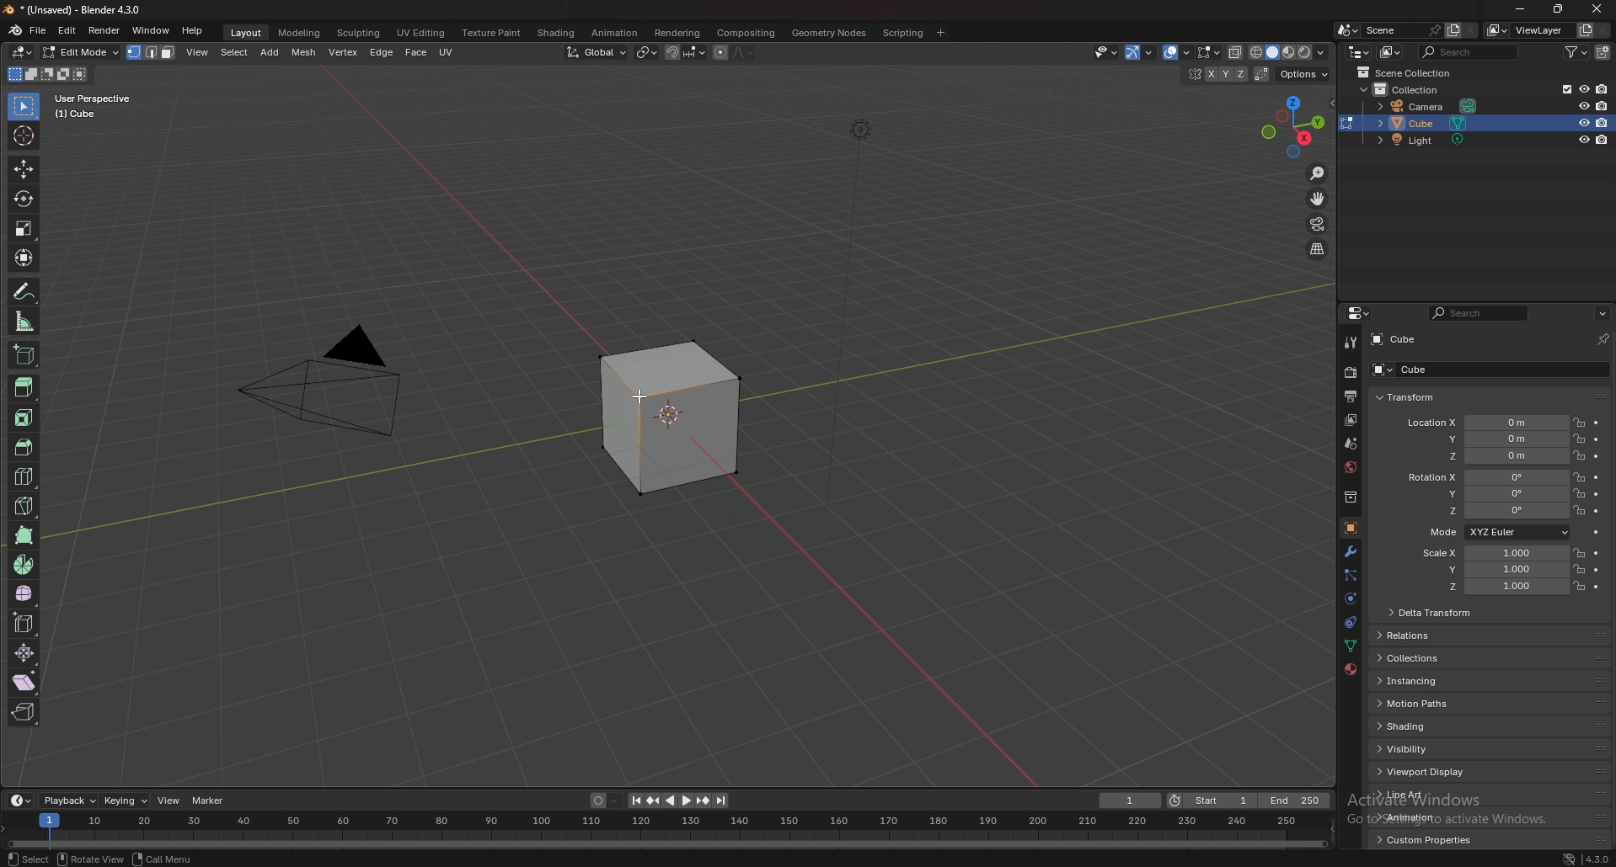  I want to click on viewport display, so click(1441, 772).